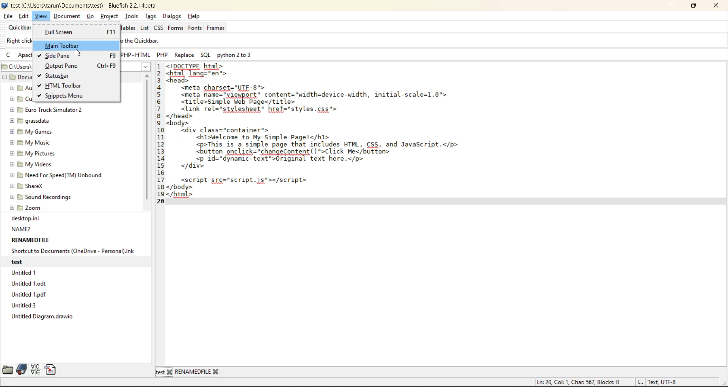  I want to click on fullscreen, so click(58, 31).